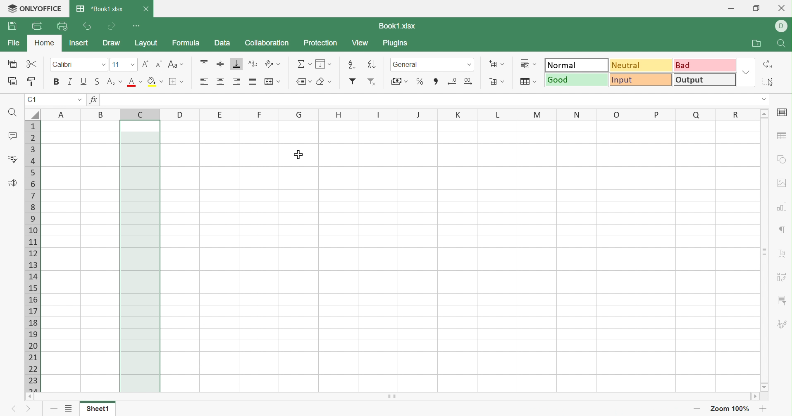 The height and width of the screenshot is (416, 792). Describe the element at coordinates (782, 43) in the screenshot. I see `Find` at that location.